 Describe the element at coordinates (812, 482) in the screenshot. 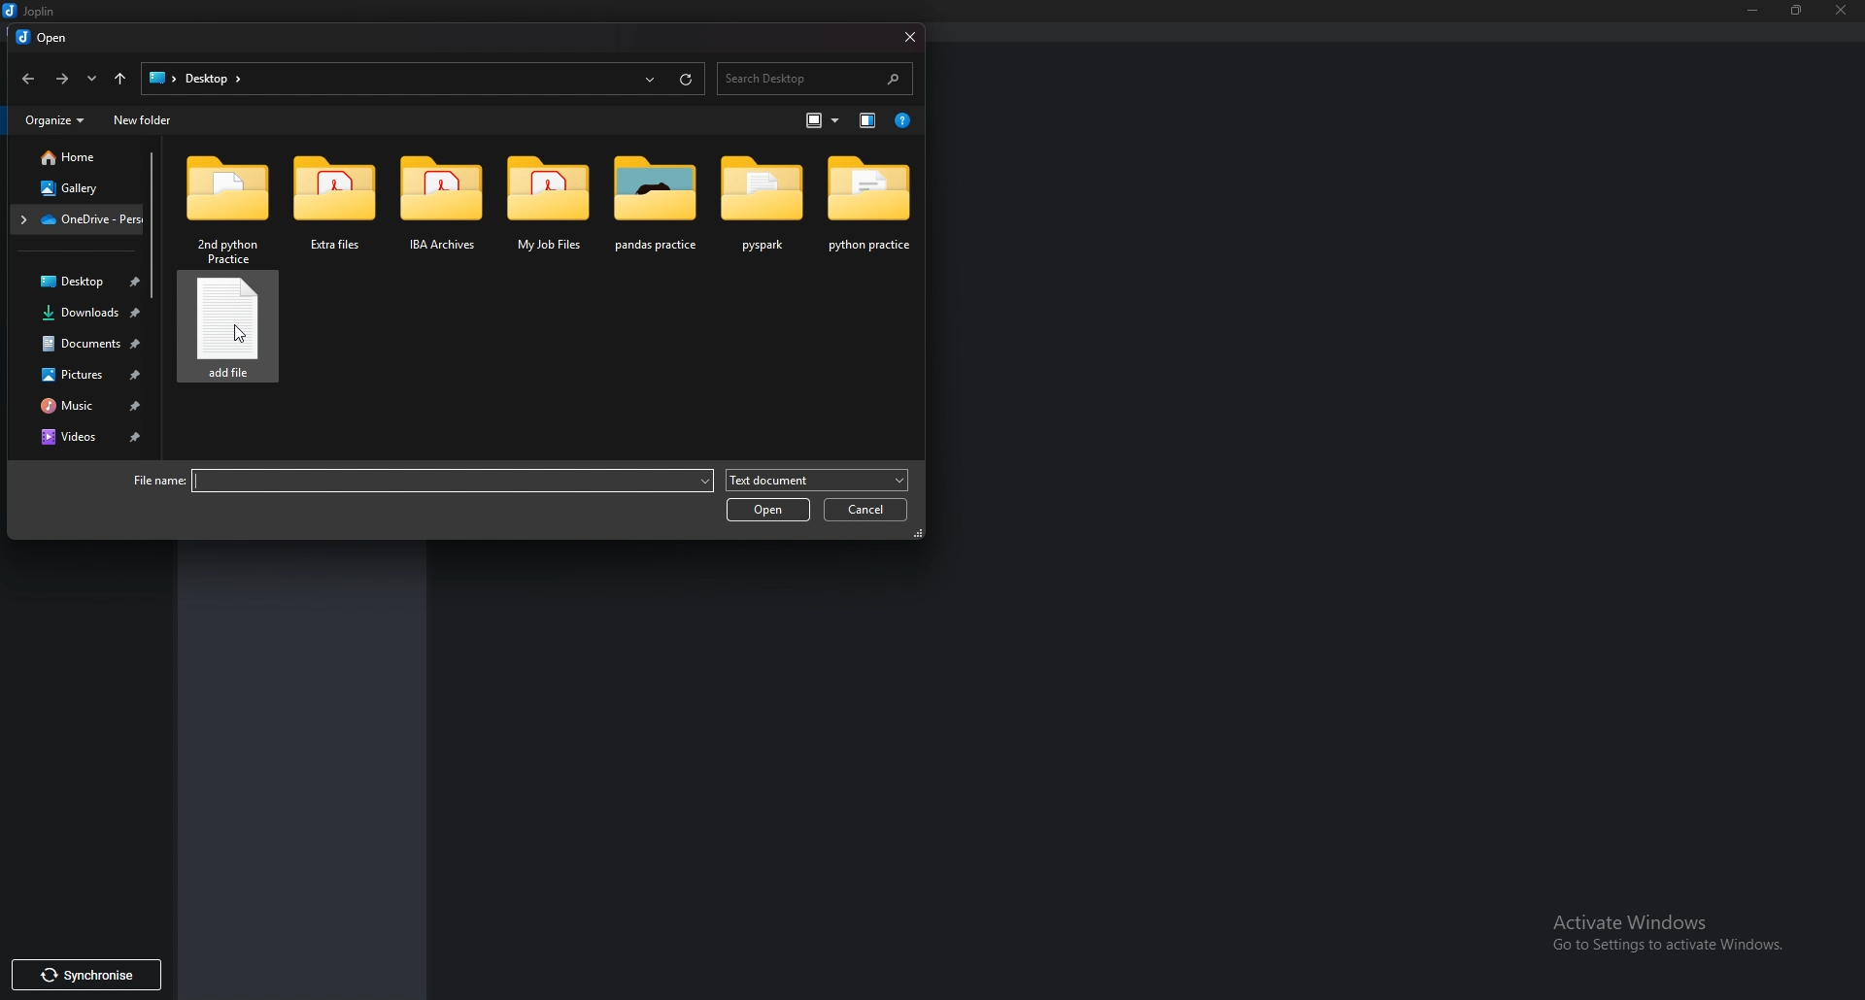

I see `Text document` at that location.